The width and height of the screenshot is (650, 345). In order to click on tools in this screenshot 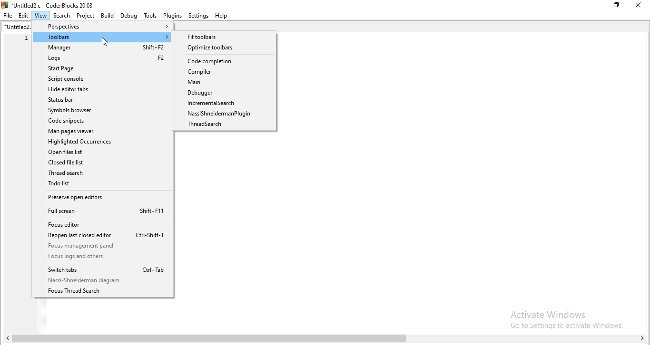, I will do `click(150, 15)`.